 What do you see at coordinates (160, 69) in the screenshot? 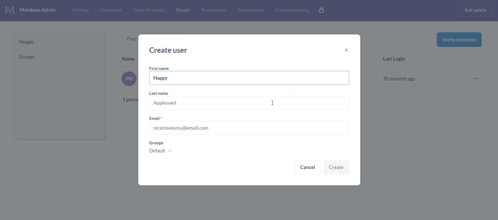
I see `first name` at bounding box center [160, 69].